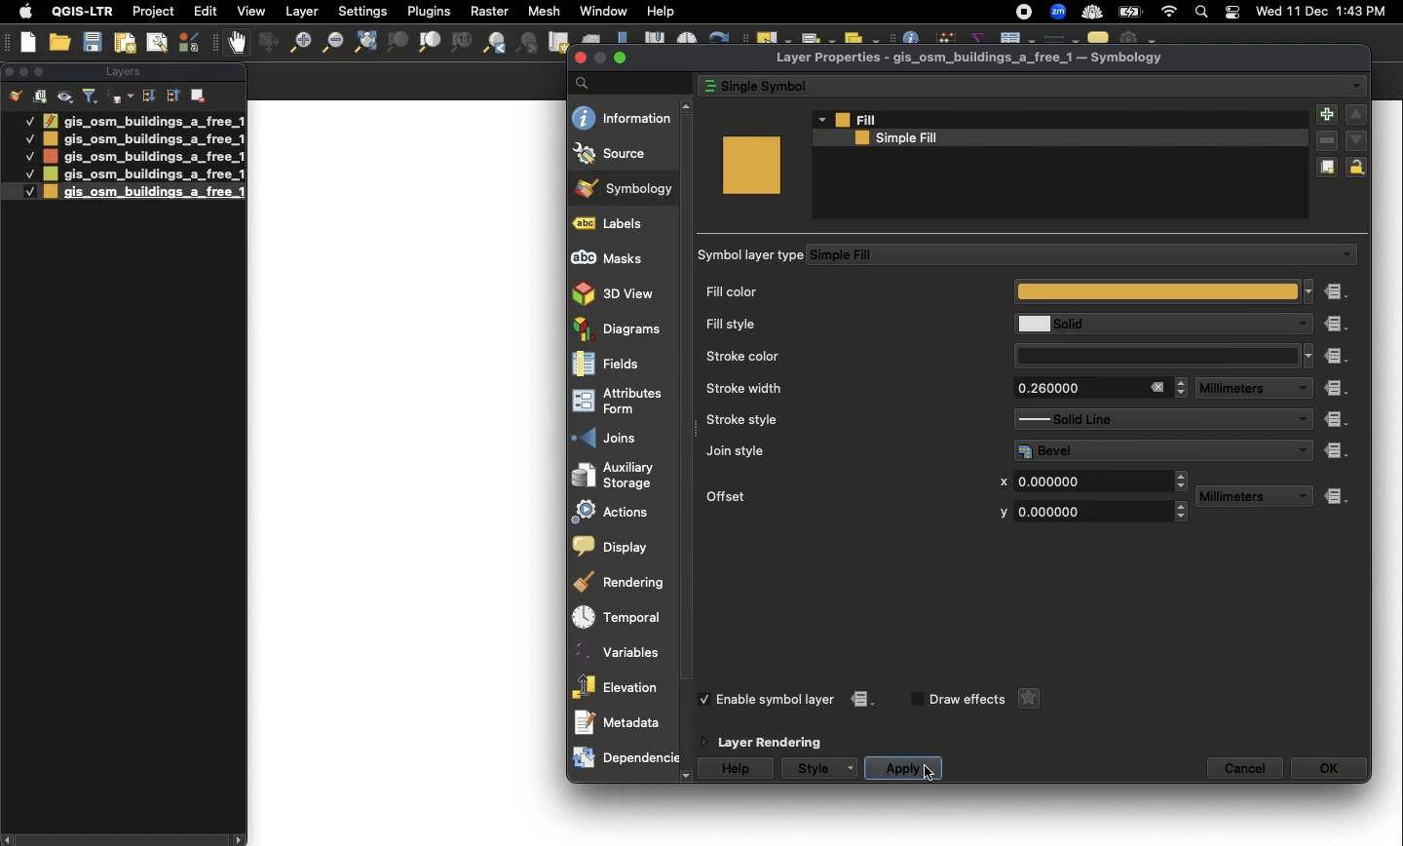  Describe the element at coordinates (1090, 480) in the screenshot. I see ` 0.000000` at that location.